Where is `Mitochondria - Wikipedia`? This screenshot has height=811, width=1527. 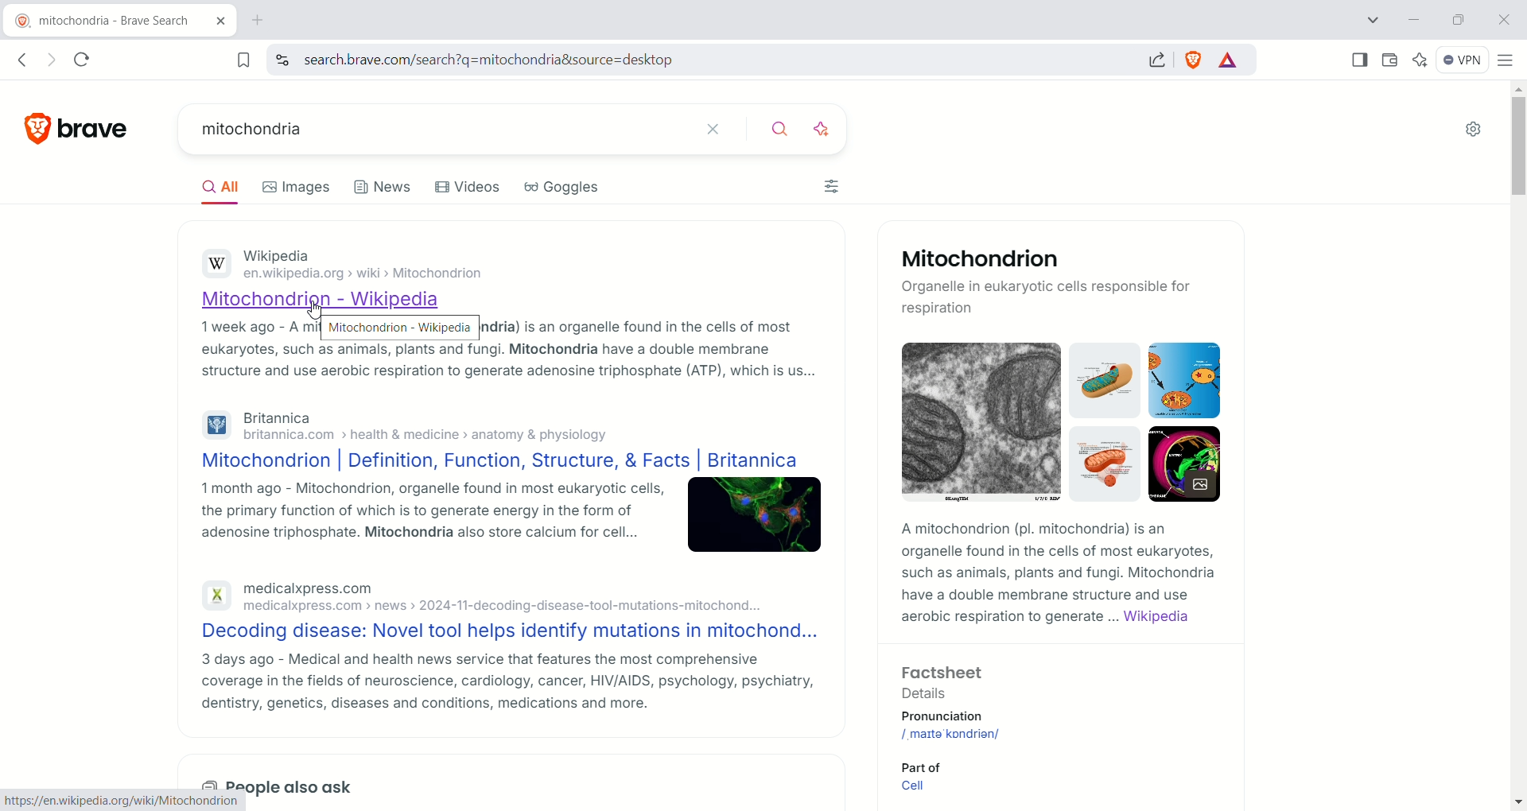 Mitochondria - Wikipedia is located at coordinates (400, 328).